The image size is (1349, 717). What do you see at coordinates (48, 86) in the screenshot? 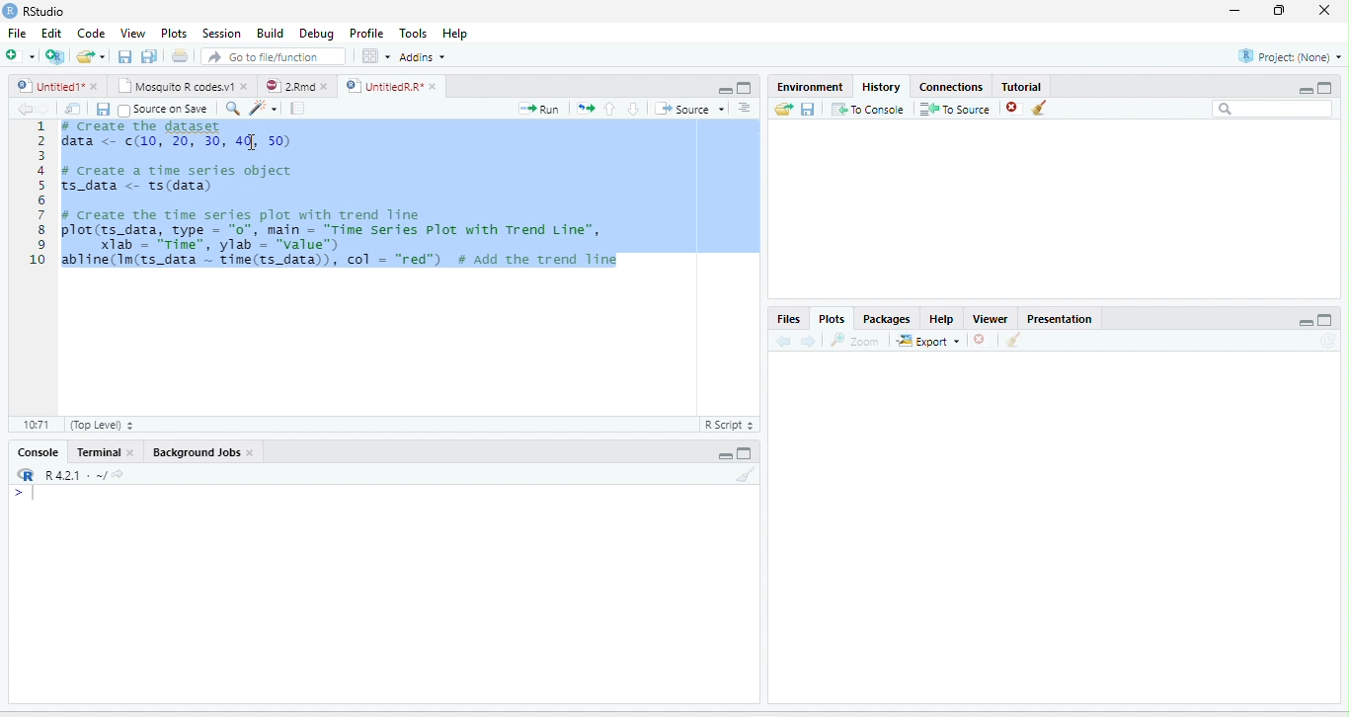
I see `Untitled1*` at bounding box center [48, 86].